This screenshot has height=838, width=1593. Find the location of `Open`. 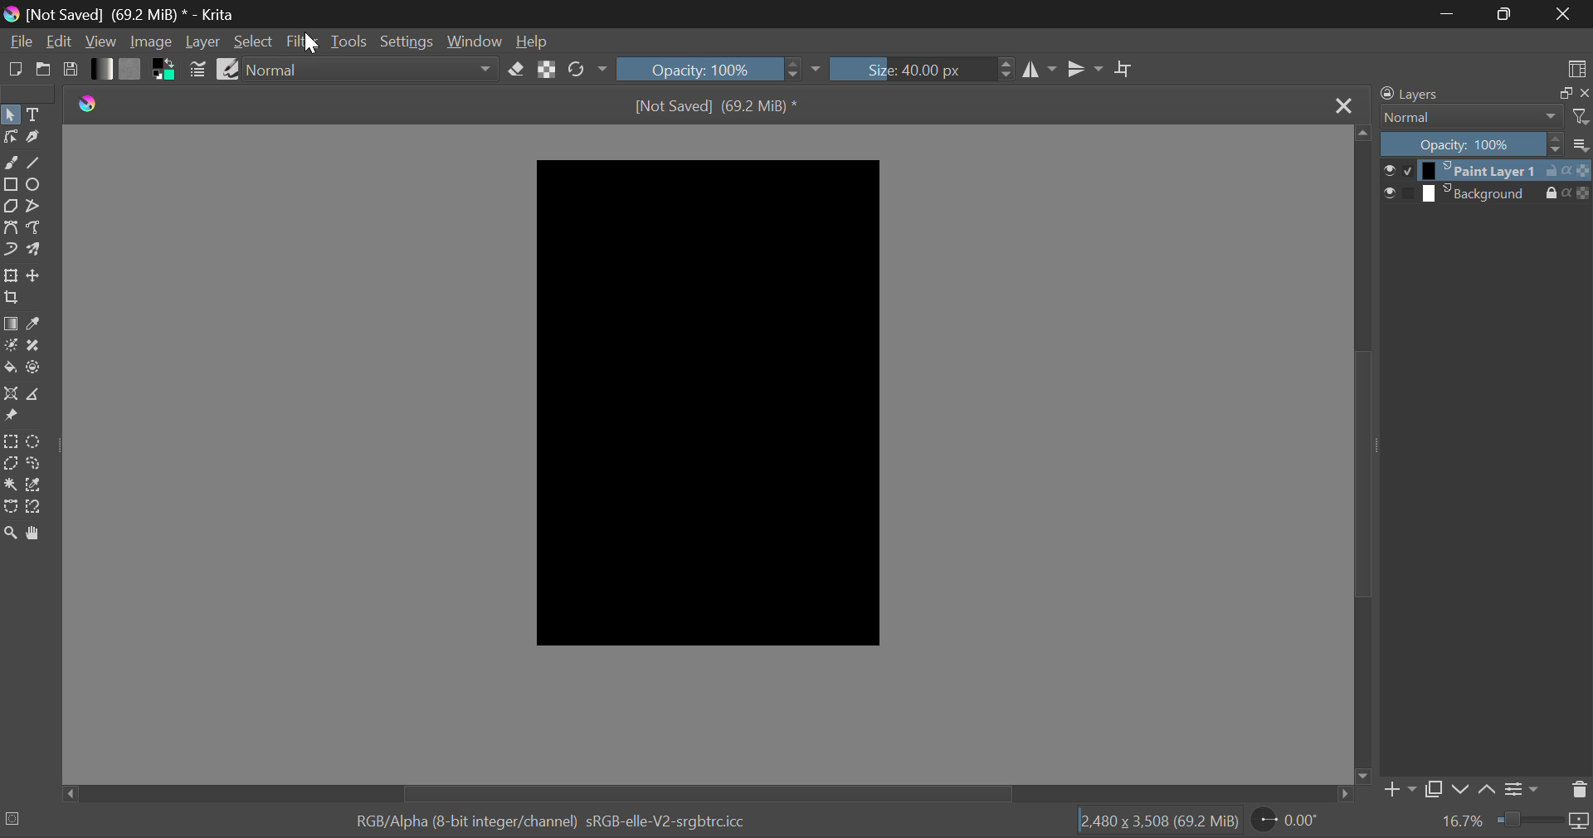

Open is located at coordinates (43, 71).